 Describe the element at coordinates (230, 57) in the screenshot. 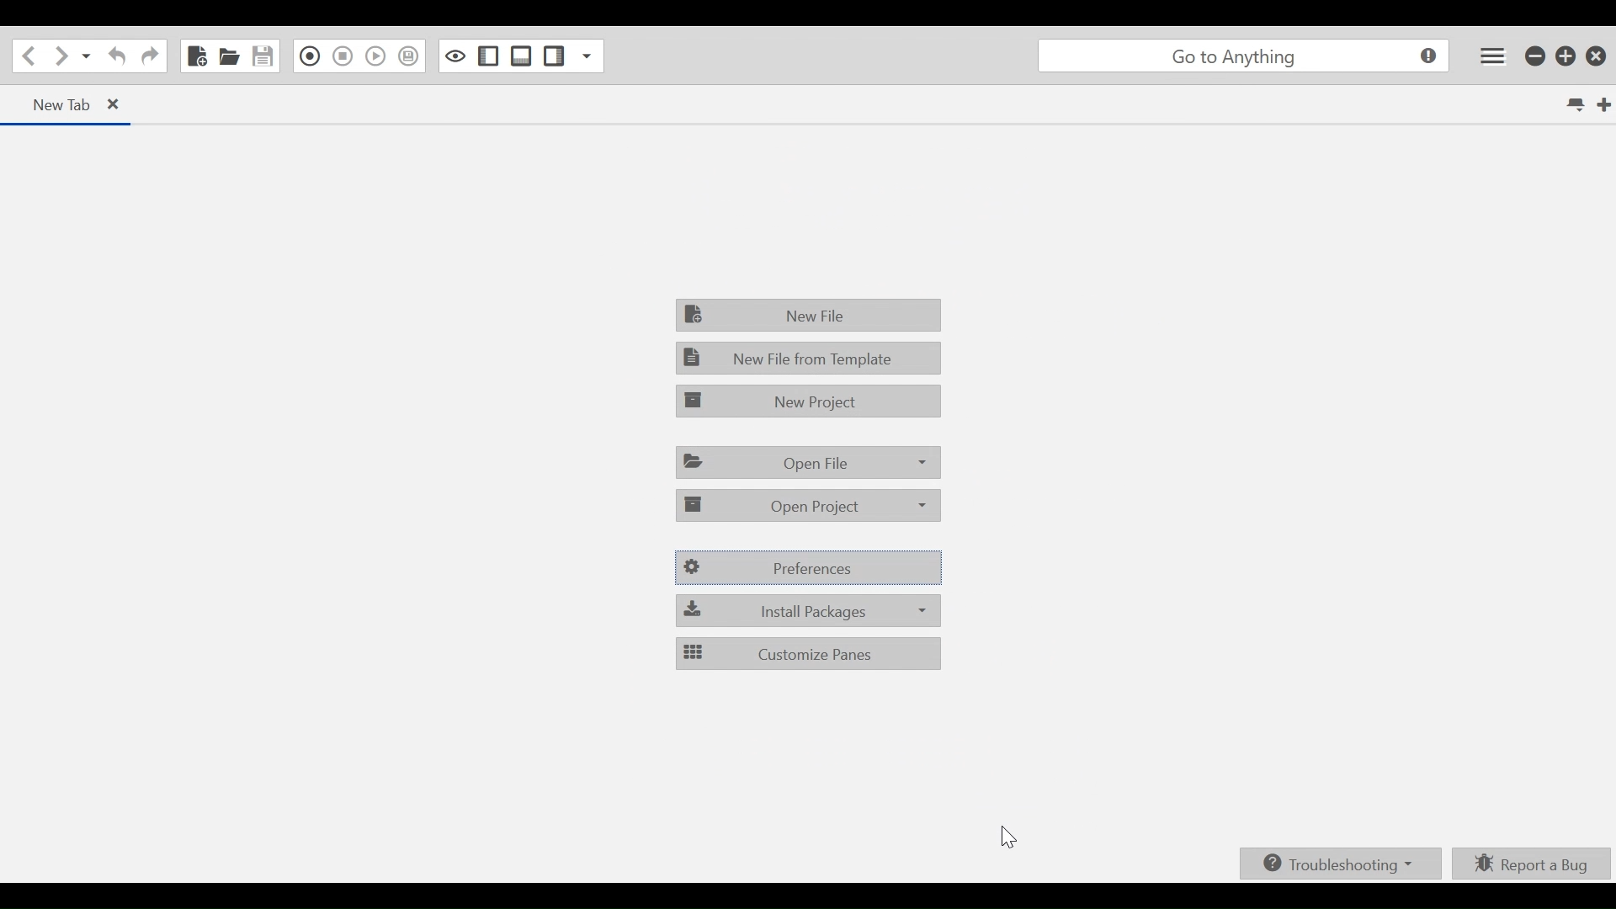

I see `Open File` at that location.